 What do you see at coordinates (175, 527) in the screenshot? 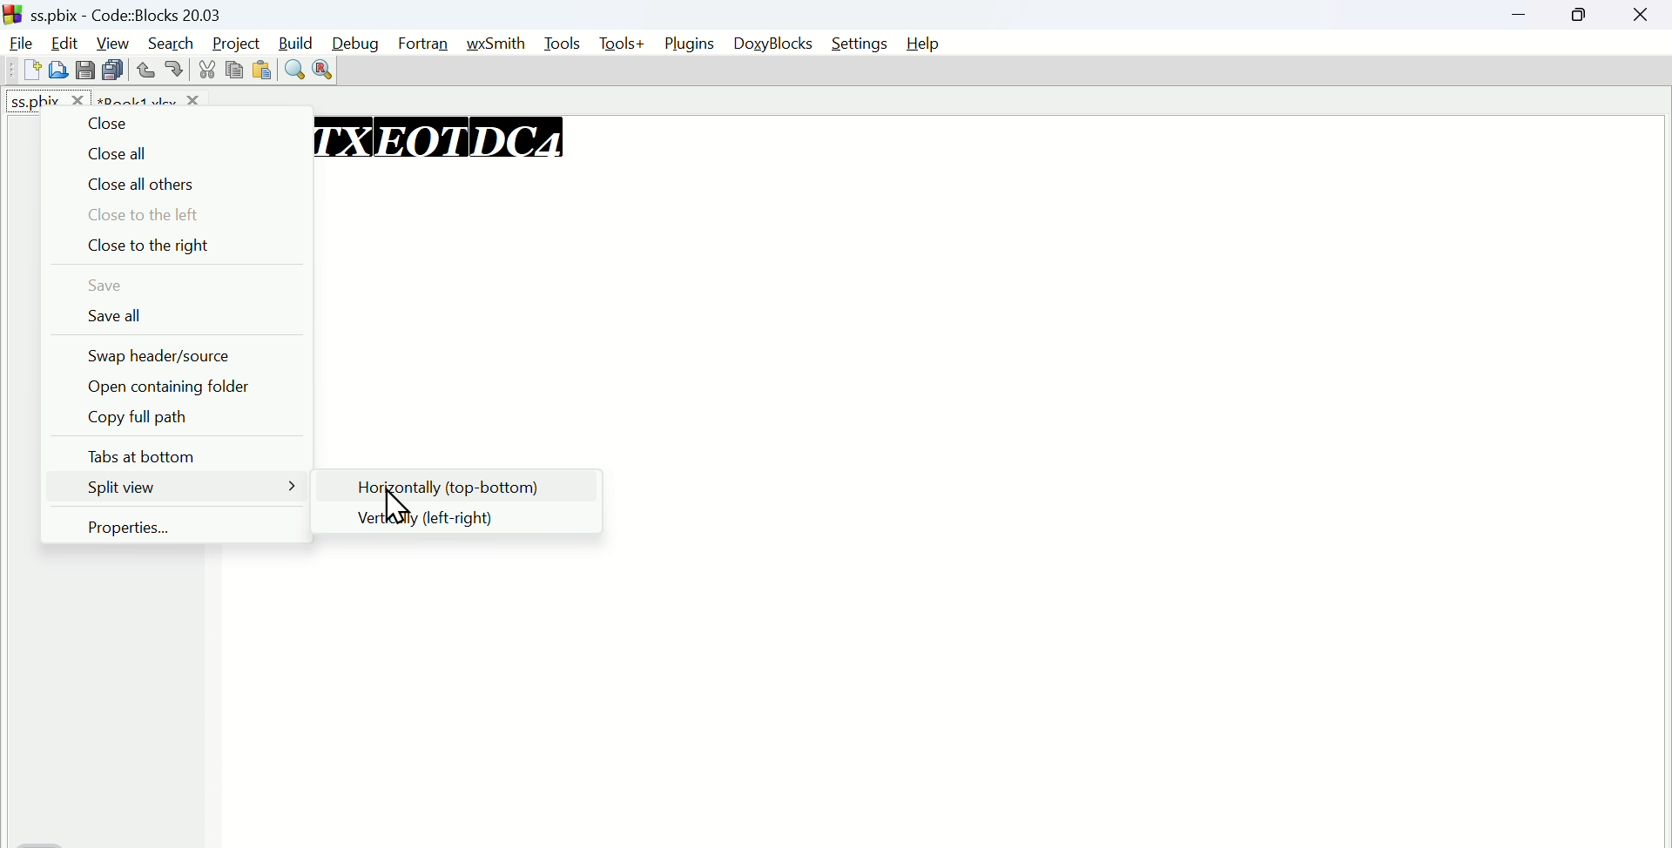
I see `Properties` at bounding box center [175, 527].